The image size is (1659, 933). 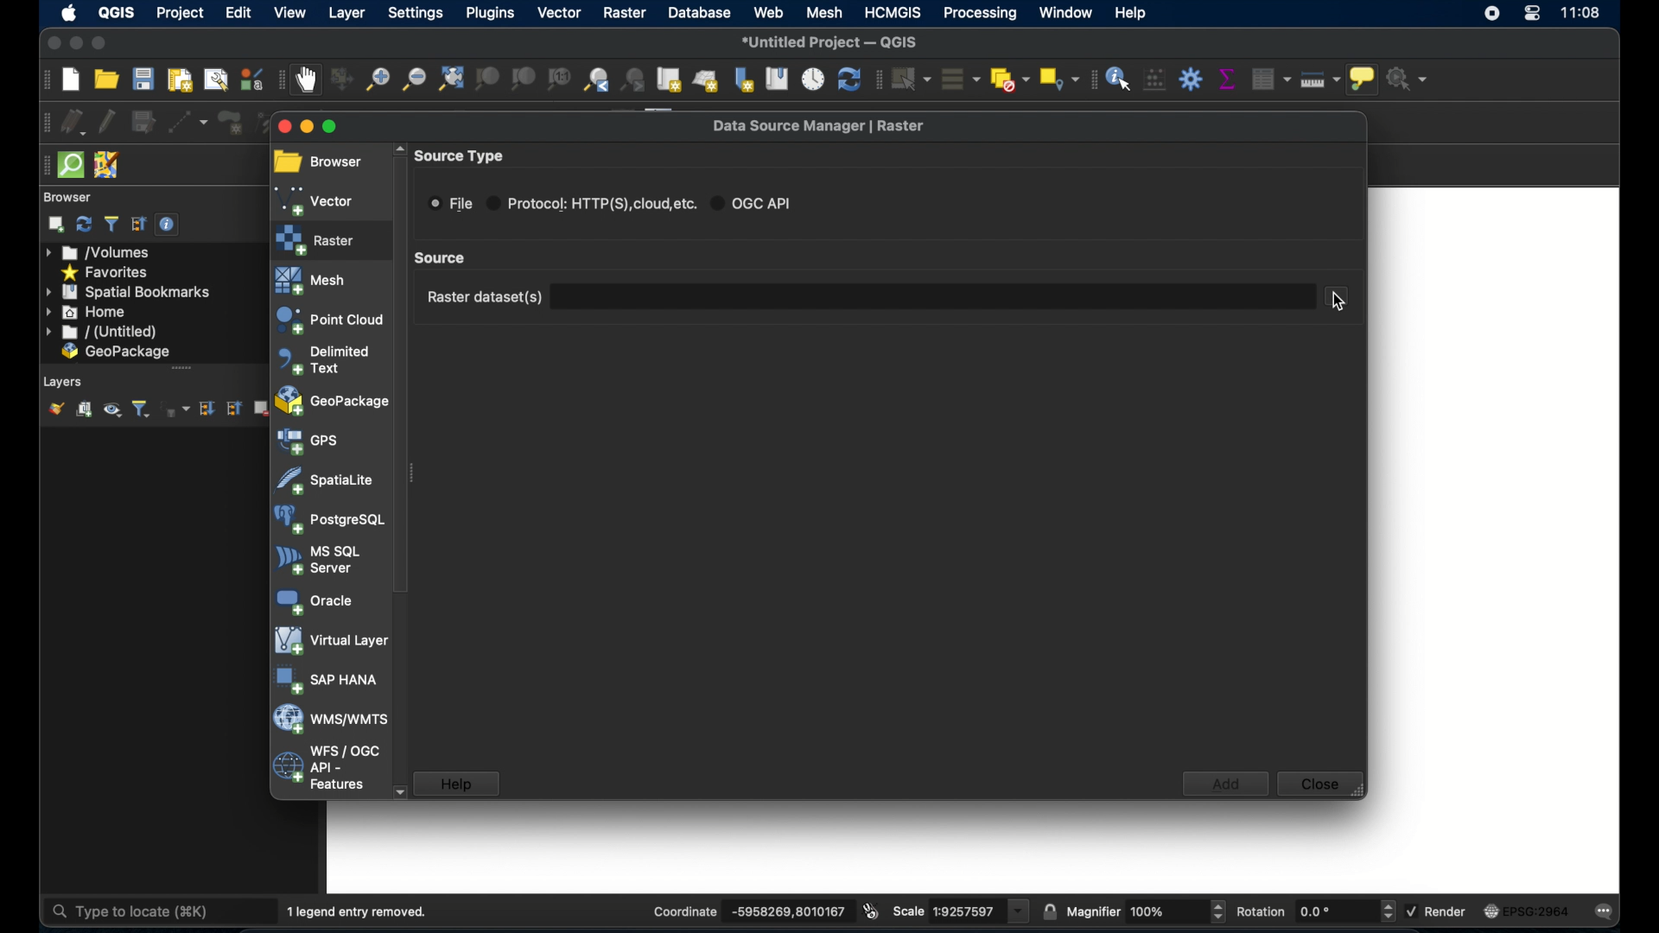 I want to click on untitled, so click(x=99, y=333).